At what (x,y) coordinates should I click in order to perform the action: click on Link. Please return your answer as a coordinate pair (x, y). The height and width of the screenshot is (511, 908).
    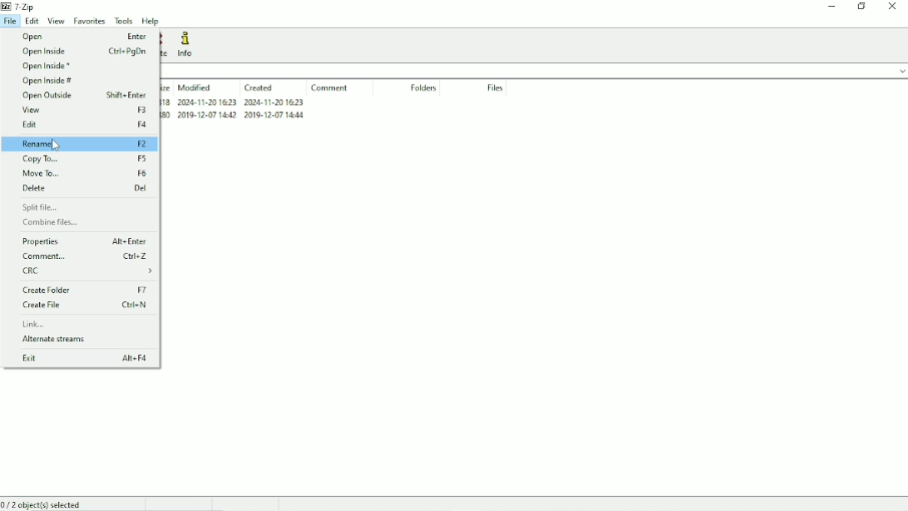
    Looking at the image, I should click on (36, 324).